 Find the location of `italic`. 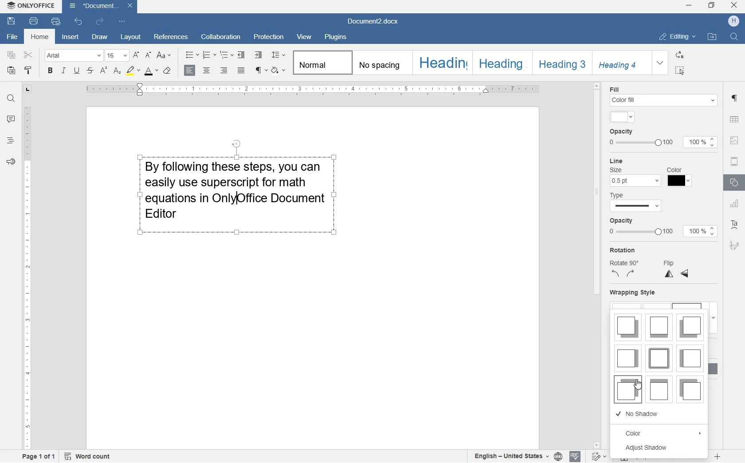

italic is located at coordinates (63, 71).